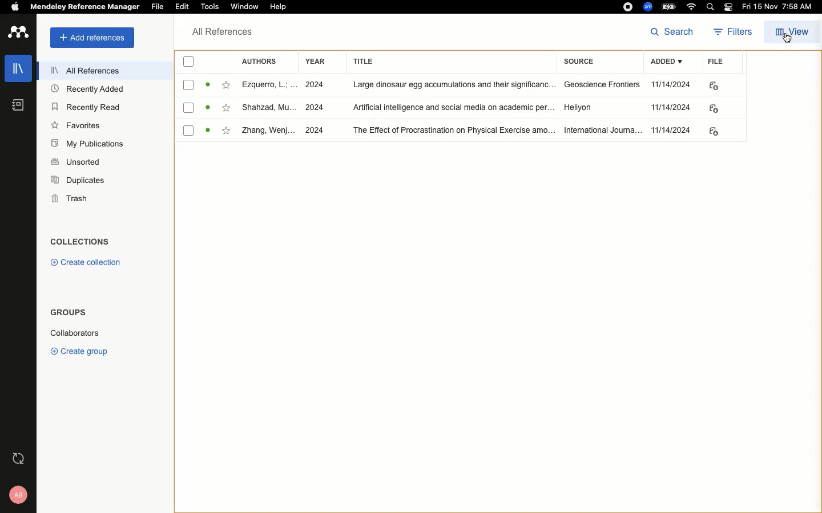  I want to click on Artificial intelligence and social media on academic per..., so click(452, 108).